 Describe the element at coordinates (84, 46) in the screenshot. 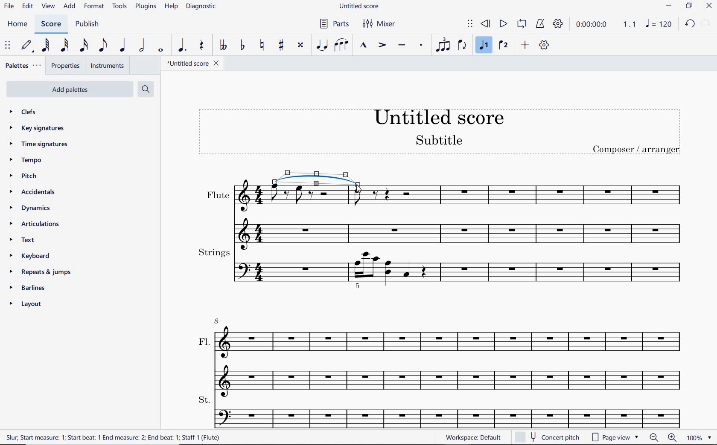

I see `16TH NOTE` at that location.